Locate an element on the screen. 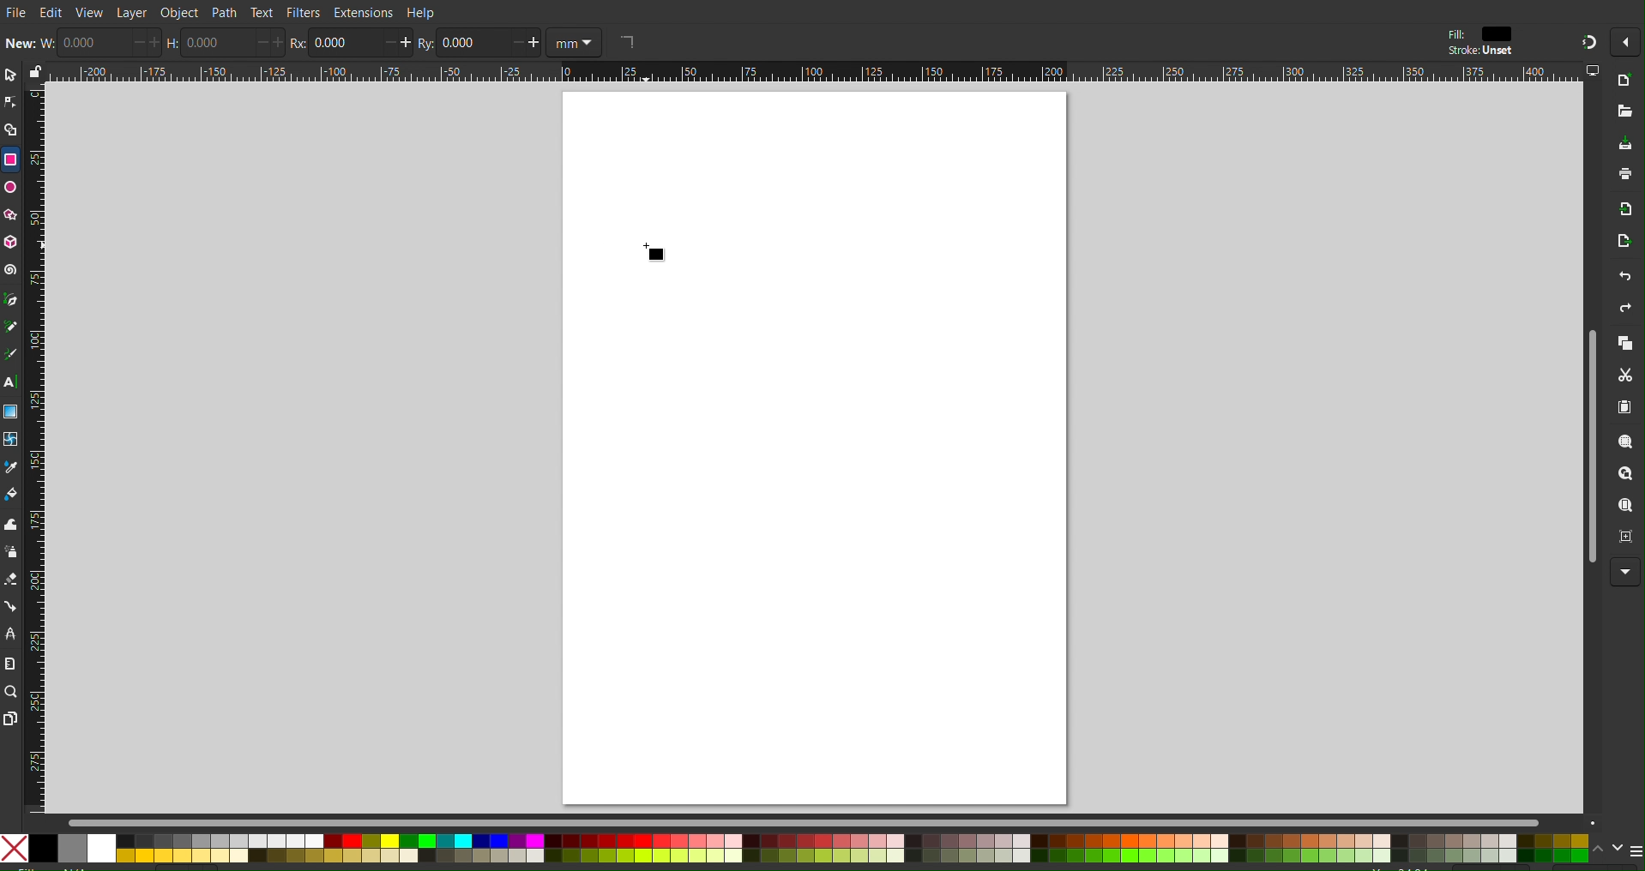 This screenshot has height=871, width=1645. Zoom Page Center is located at coordinates (1625, 538).